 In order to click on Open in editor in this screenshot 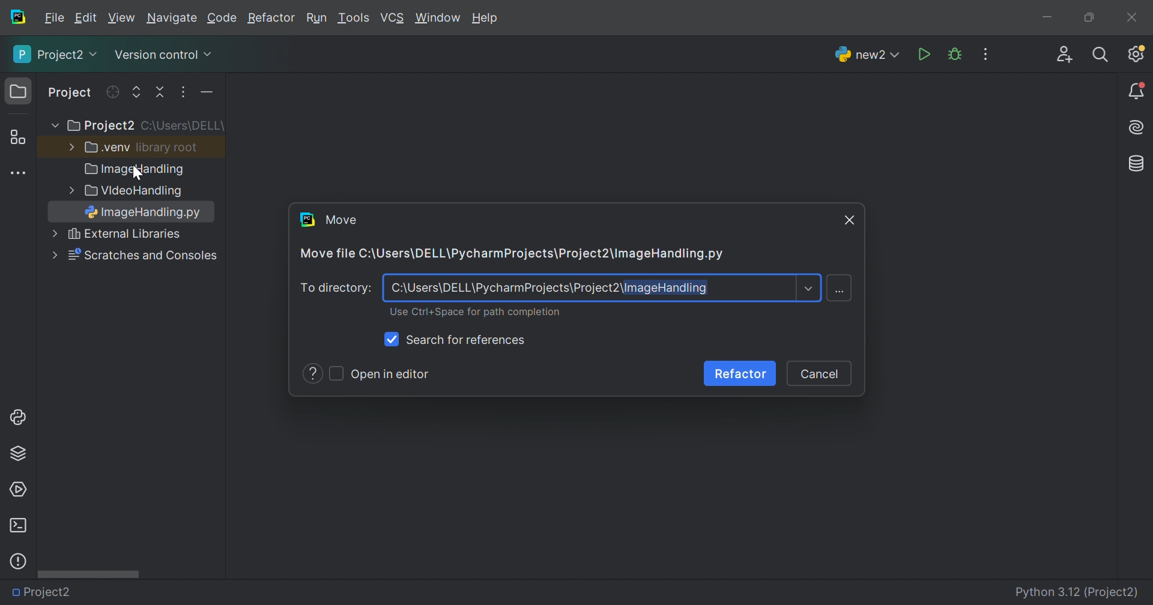, I will do `click(392, 374)`.